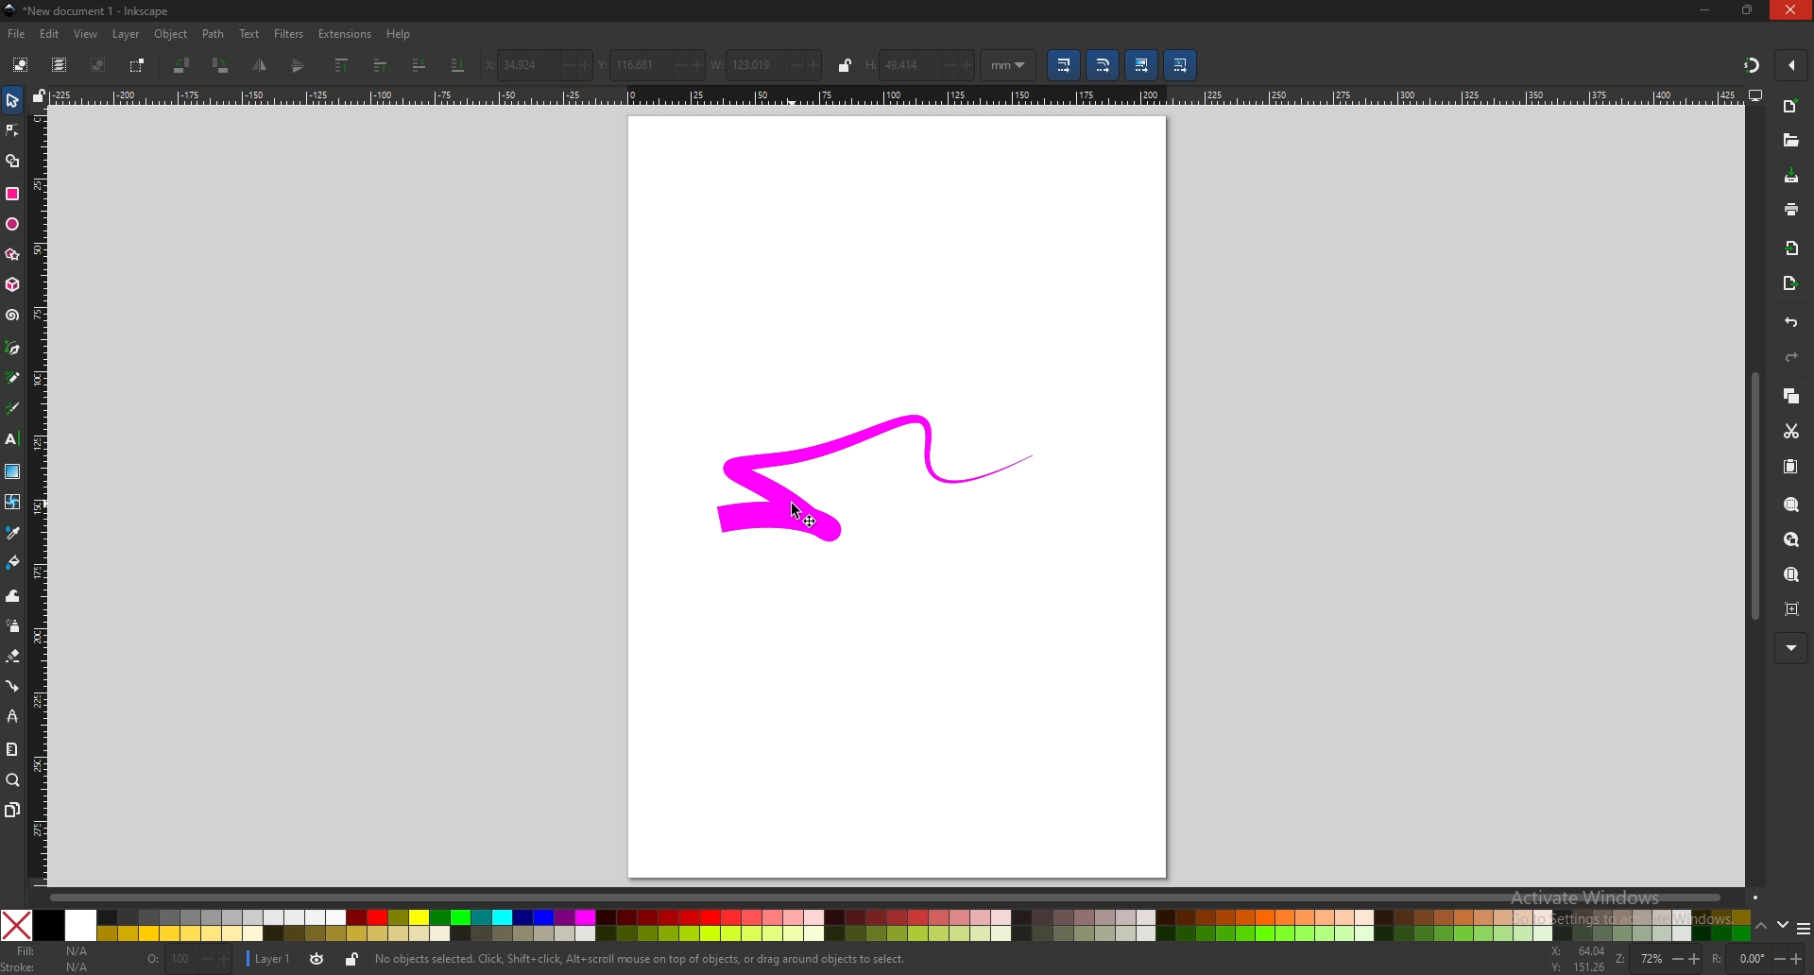 This screenshot has width=1814, height=975. What do you see at coordinates (1755, 96) in the screenshot?
I see `display views` at bounding box center [1755, 96].